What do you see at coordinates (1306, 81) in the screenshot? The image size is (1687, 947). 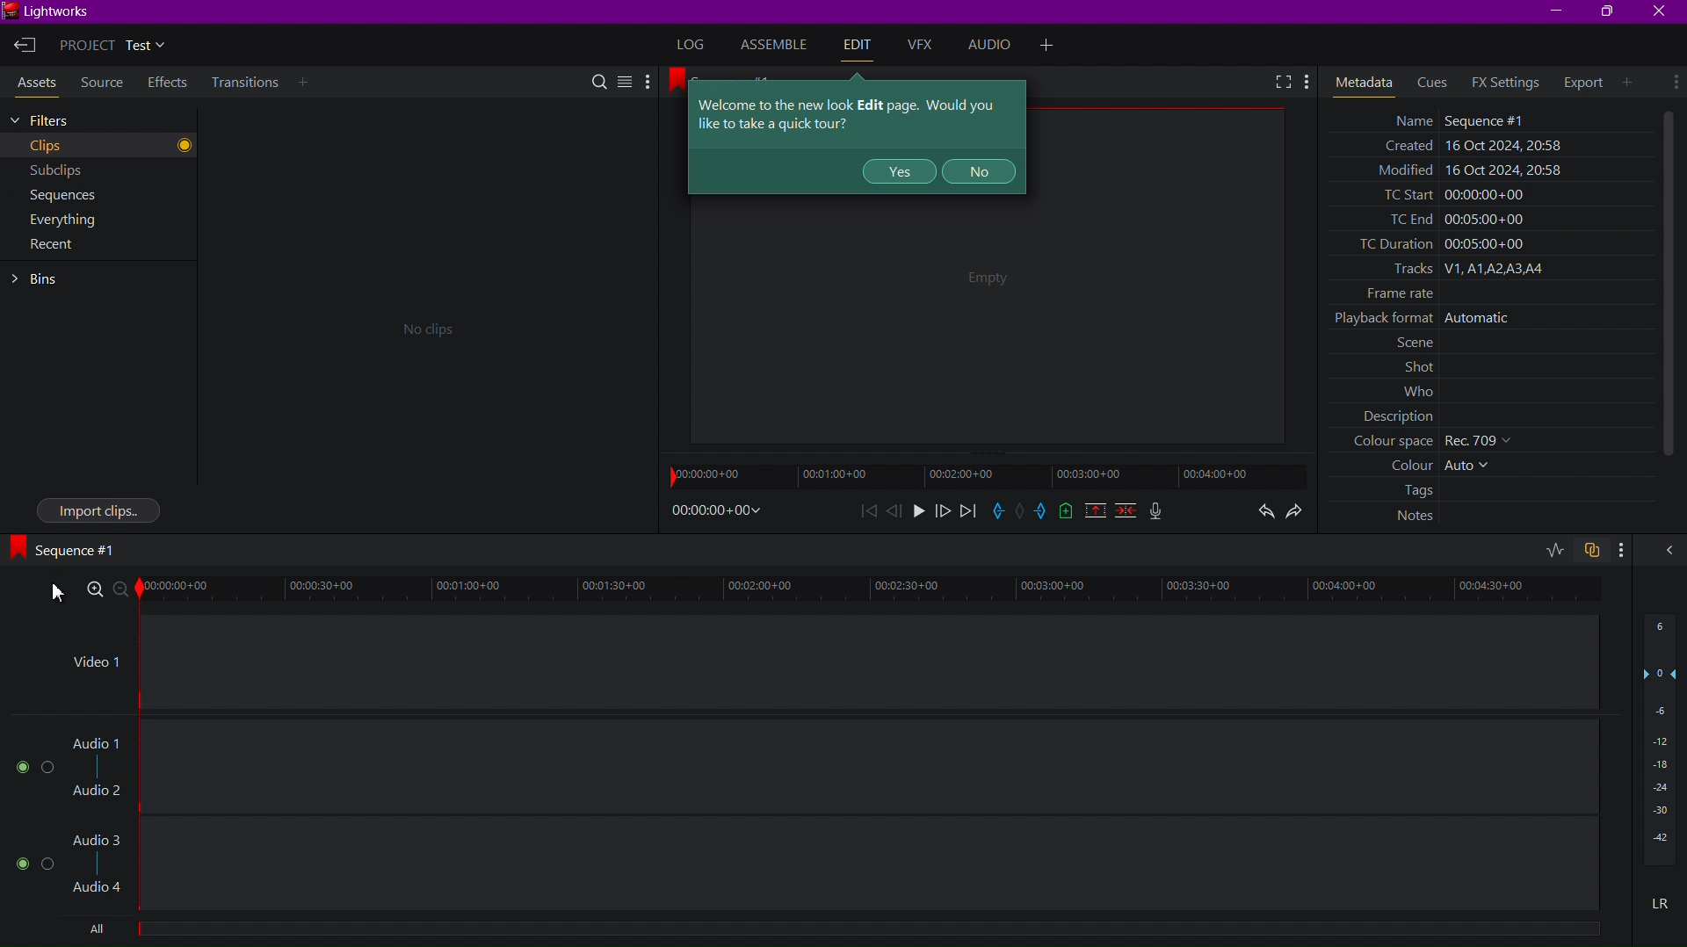 I see `More` at bounding box center [1306, 81].